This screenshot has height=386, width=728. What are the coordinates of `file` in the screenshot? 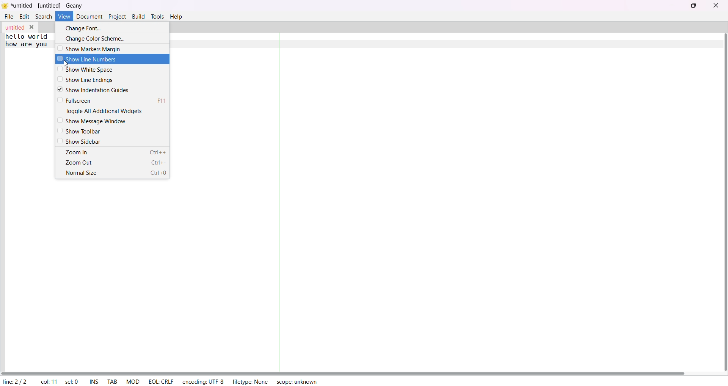 It's located at (9, 17).